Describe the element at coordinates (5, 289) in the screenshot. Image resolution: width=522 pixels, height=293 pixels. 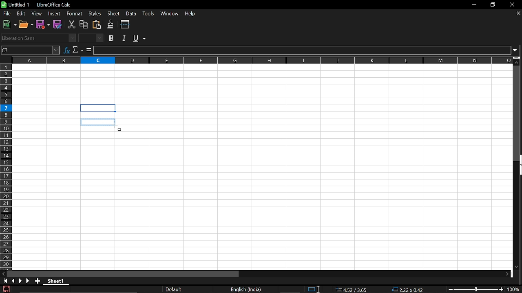
I see `Save` at that location.